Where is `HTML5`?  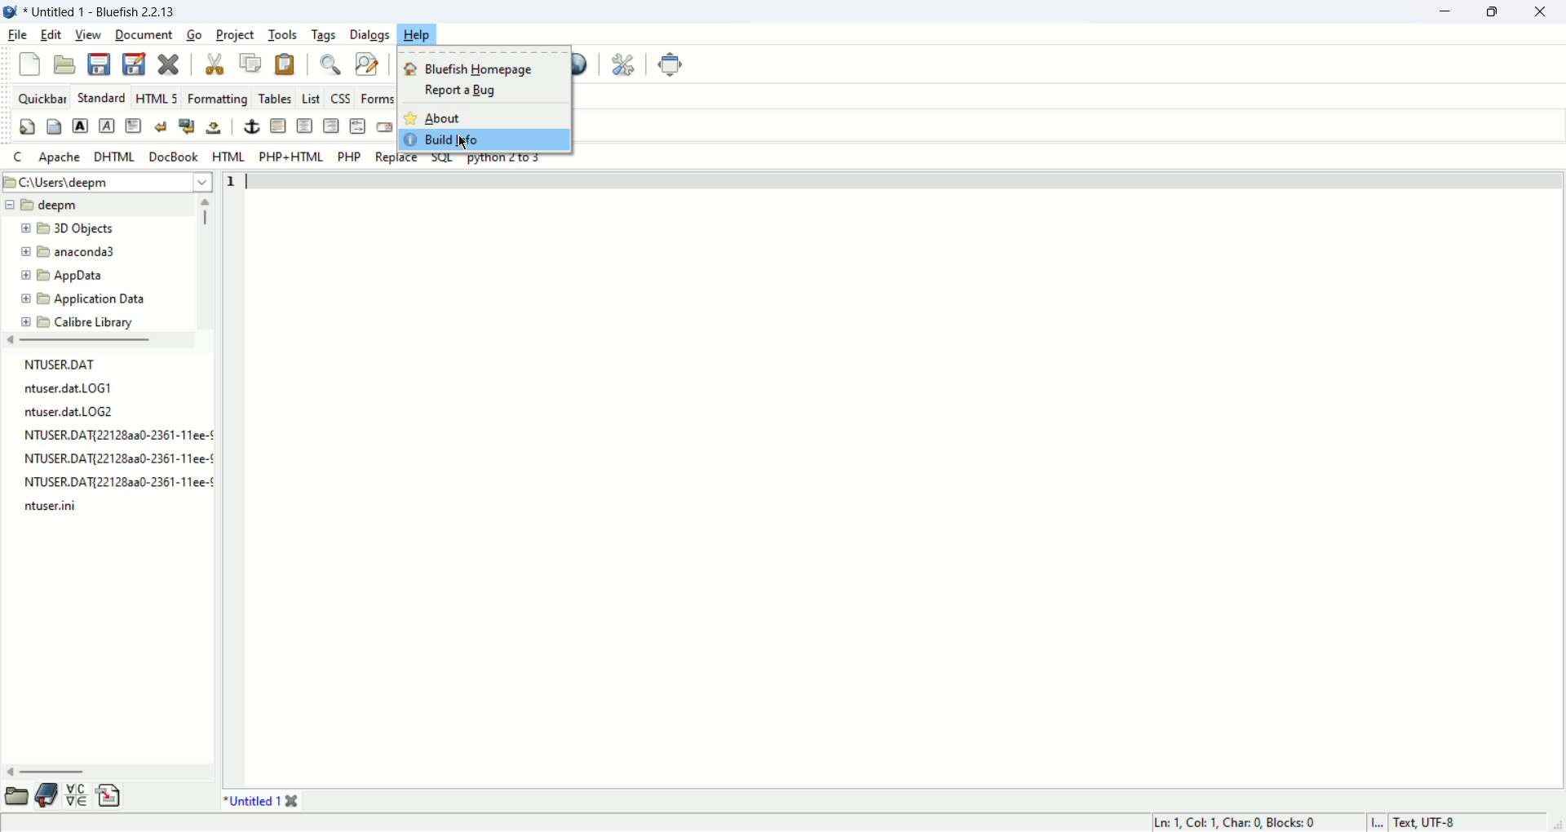 HTML5 is located at coordinates (156, 98).